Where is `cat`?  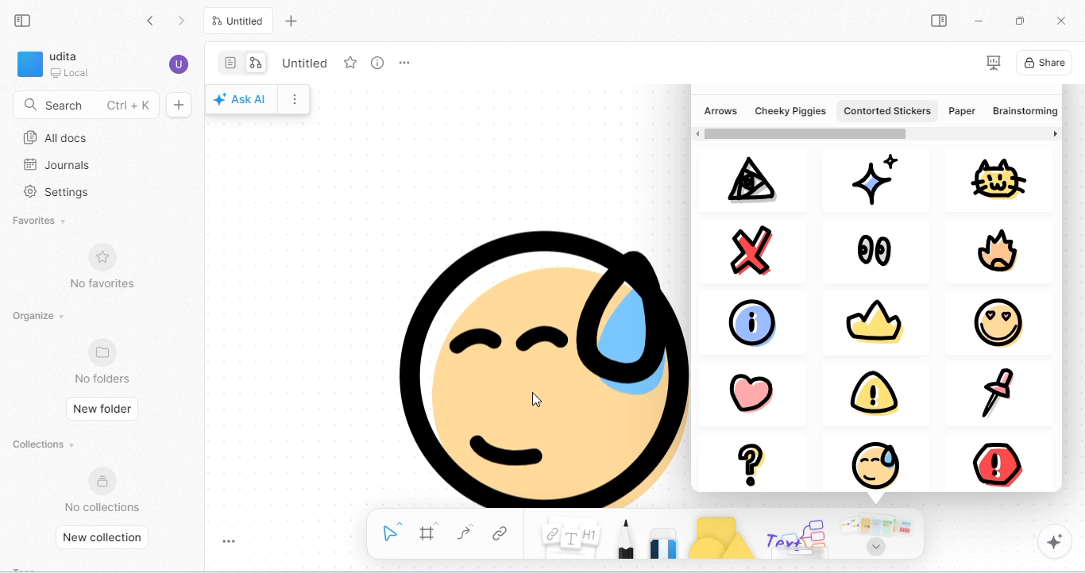
cat is located at coordinates (999, 179).